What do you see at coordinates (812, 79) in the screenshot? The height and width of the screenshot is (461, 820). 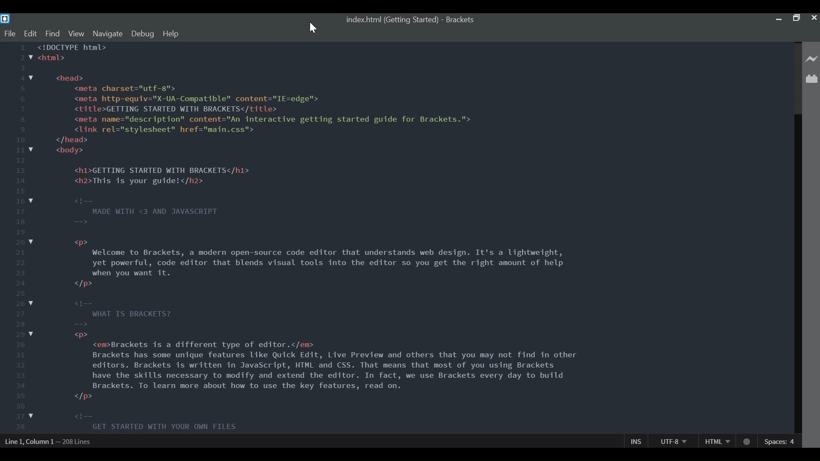 I see `Extension Manager` at bounding box center [812, 79].